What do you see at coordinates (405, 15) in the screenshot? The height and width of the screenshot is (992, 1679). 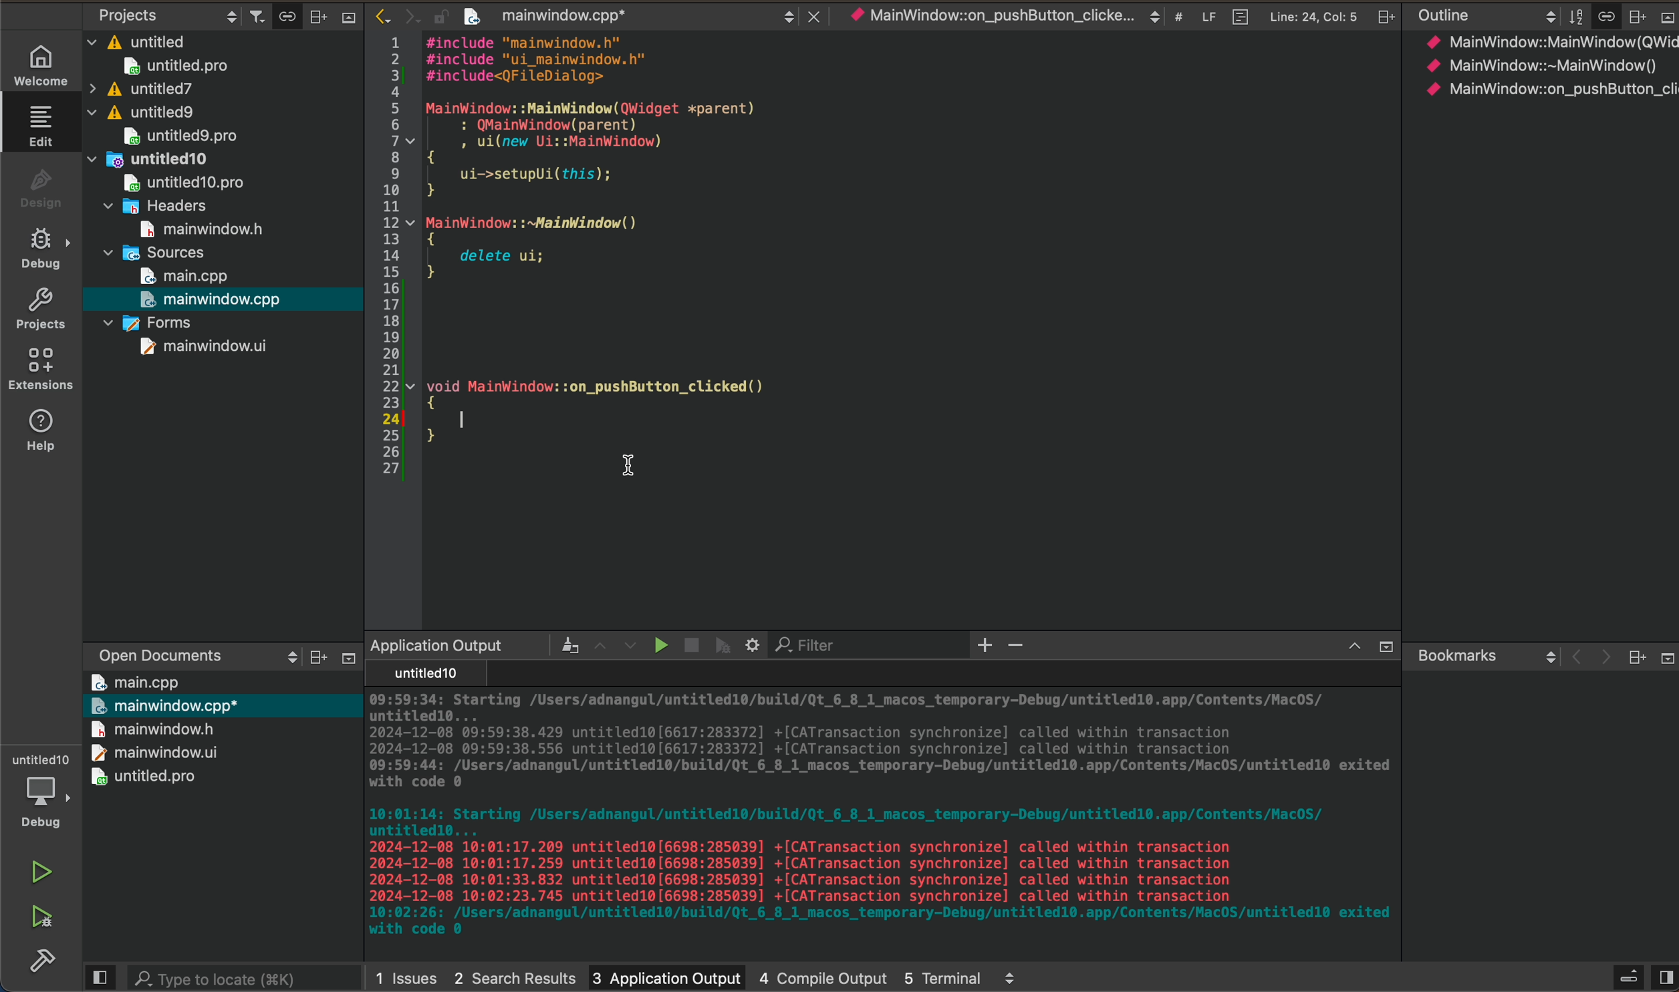 I see `forward` at bounding box center [405, 15].